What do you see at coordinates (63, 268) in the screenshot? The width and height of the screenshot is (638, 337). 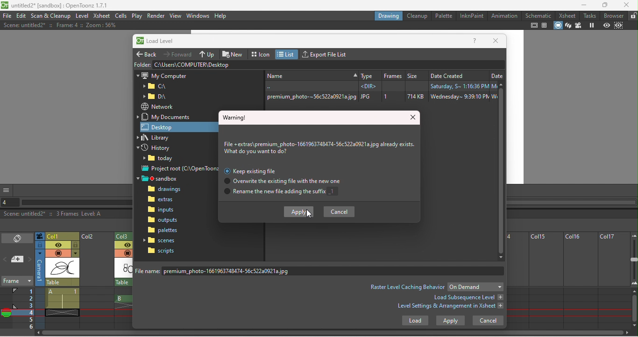 I see `scene` at bounding box center [63, 268].